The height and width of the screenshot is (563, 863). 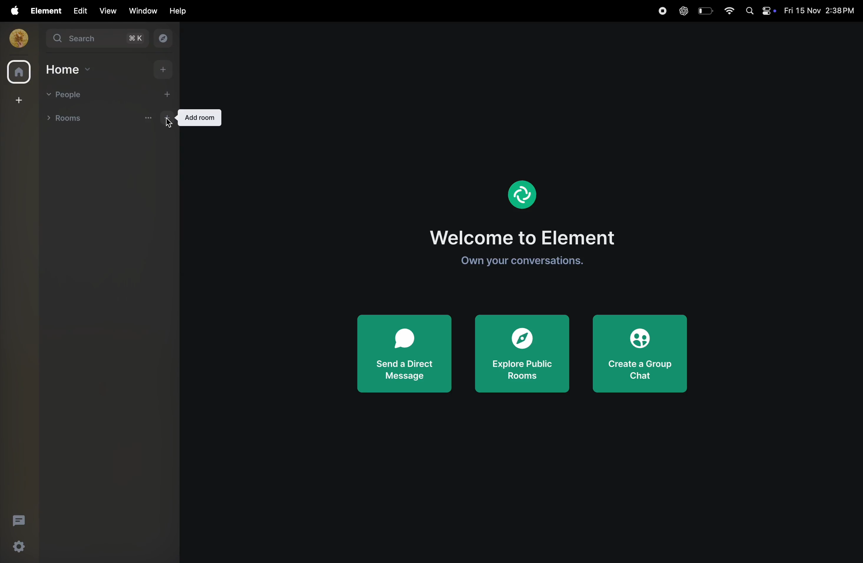 I want to click on add people, so click(x=162, y=94).